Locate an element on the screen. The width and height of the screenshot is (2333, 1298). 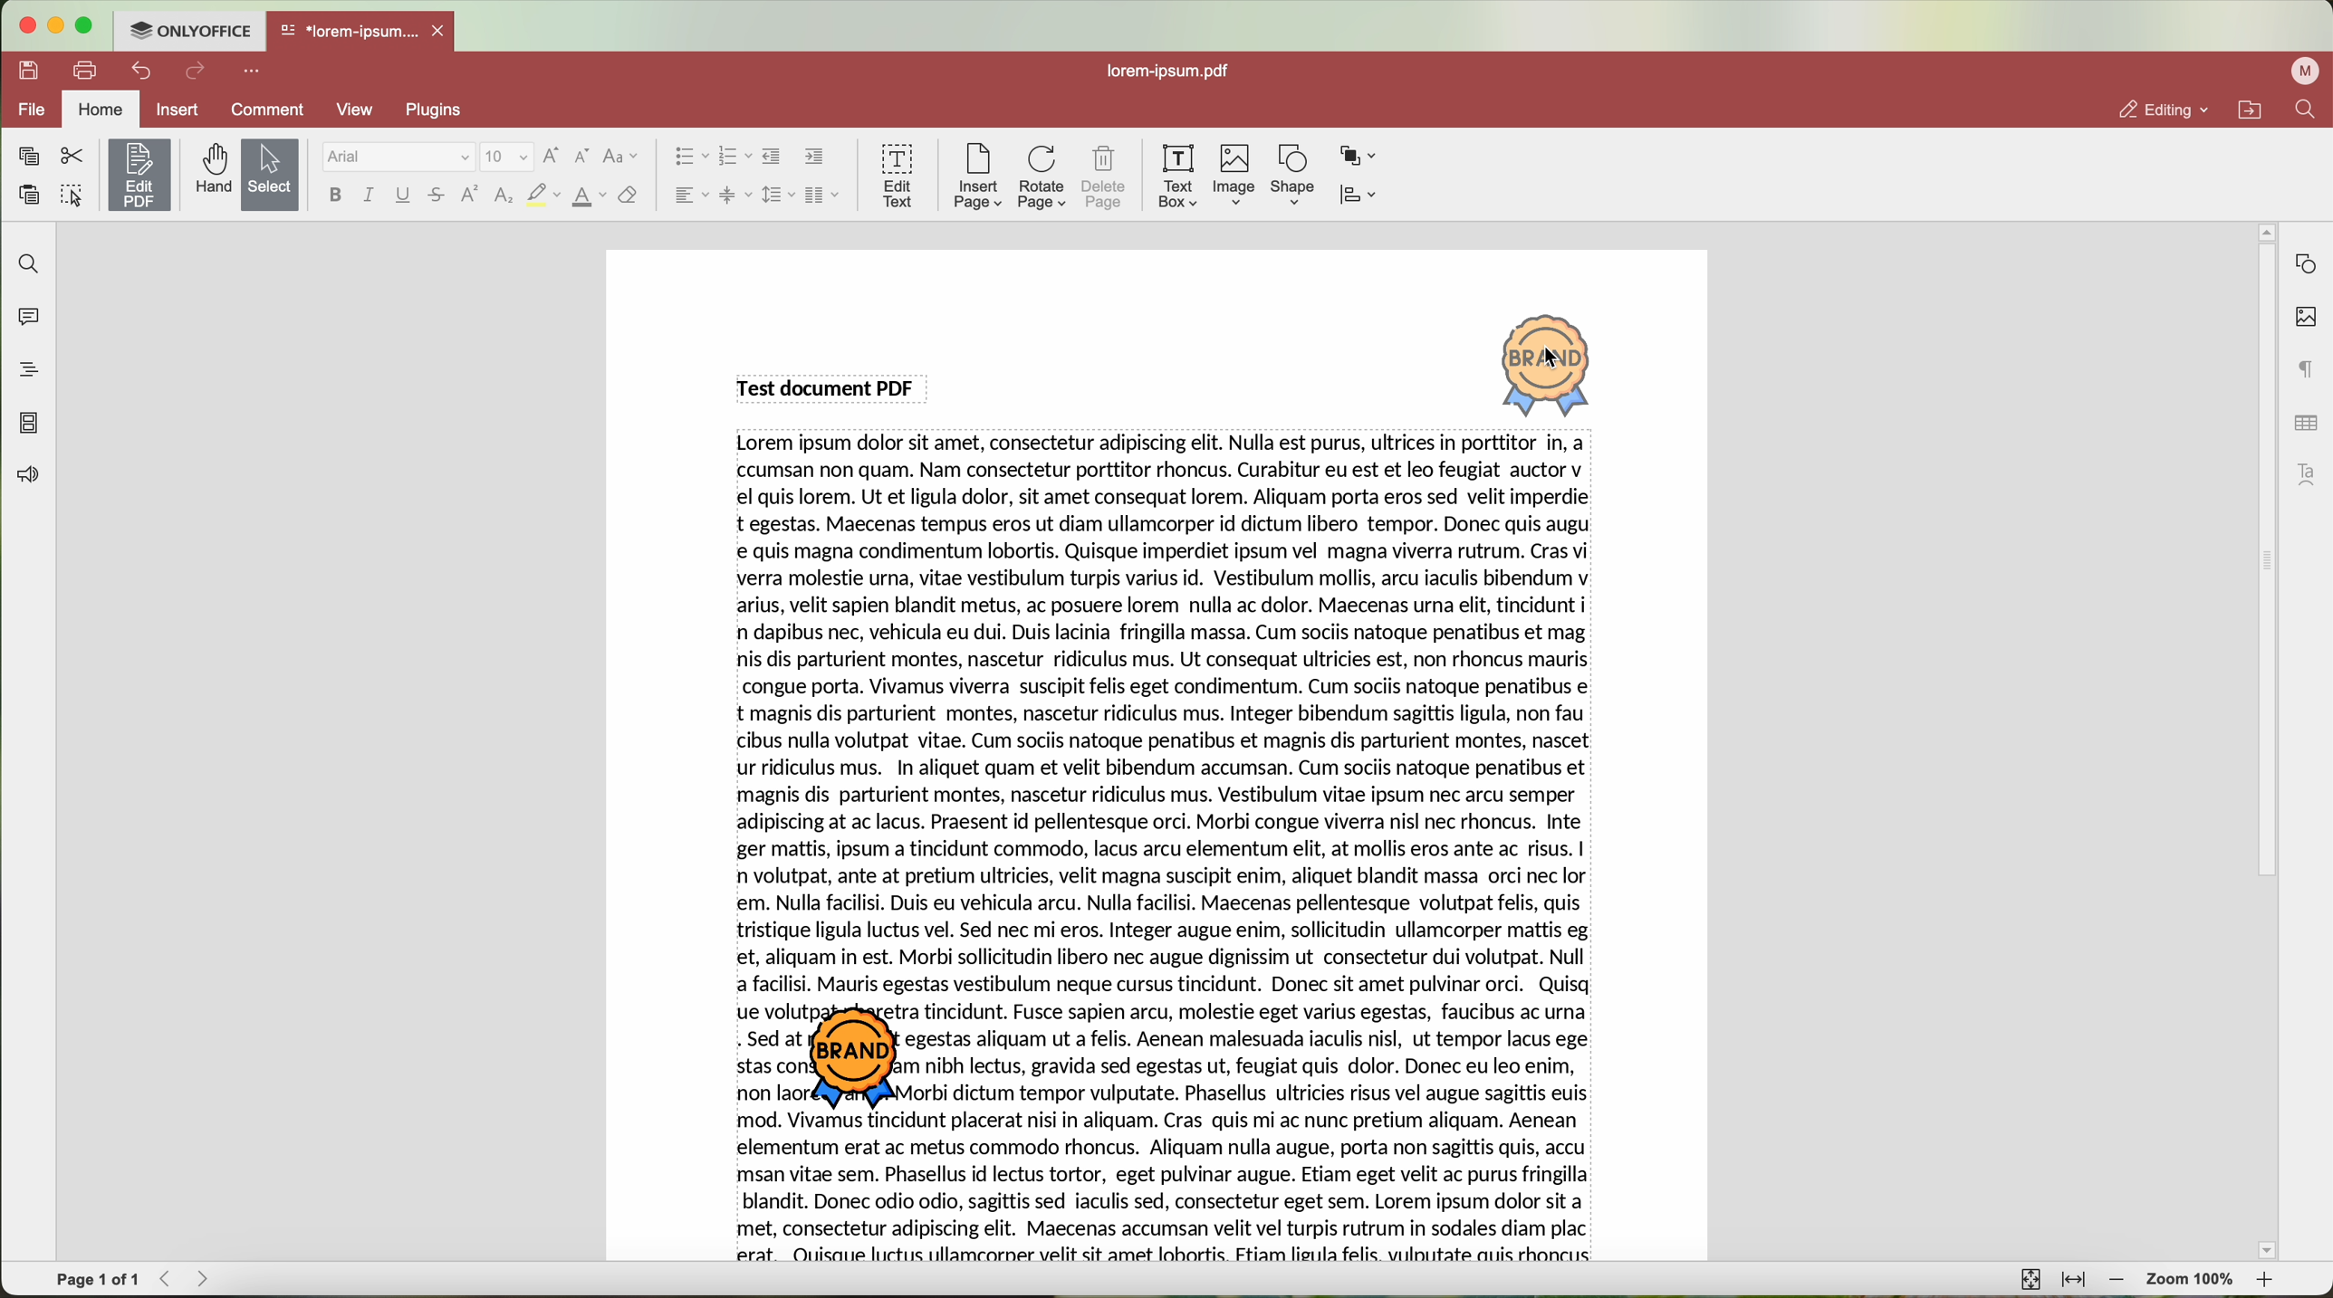
Image is located at coordinates (1549, 363).